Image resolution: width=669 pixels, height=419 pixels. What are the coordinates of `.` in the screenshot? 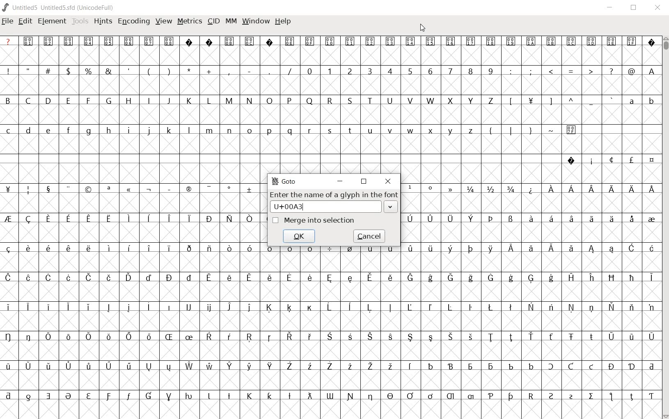 It's located at (269, 71).